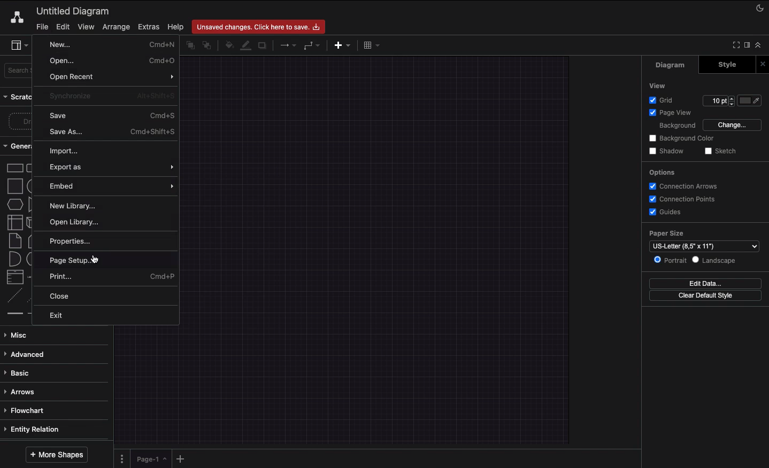  What do you see at coordinates (732, 124) in the screenshot?
I see `Change` at bounding box center [732, 124].